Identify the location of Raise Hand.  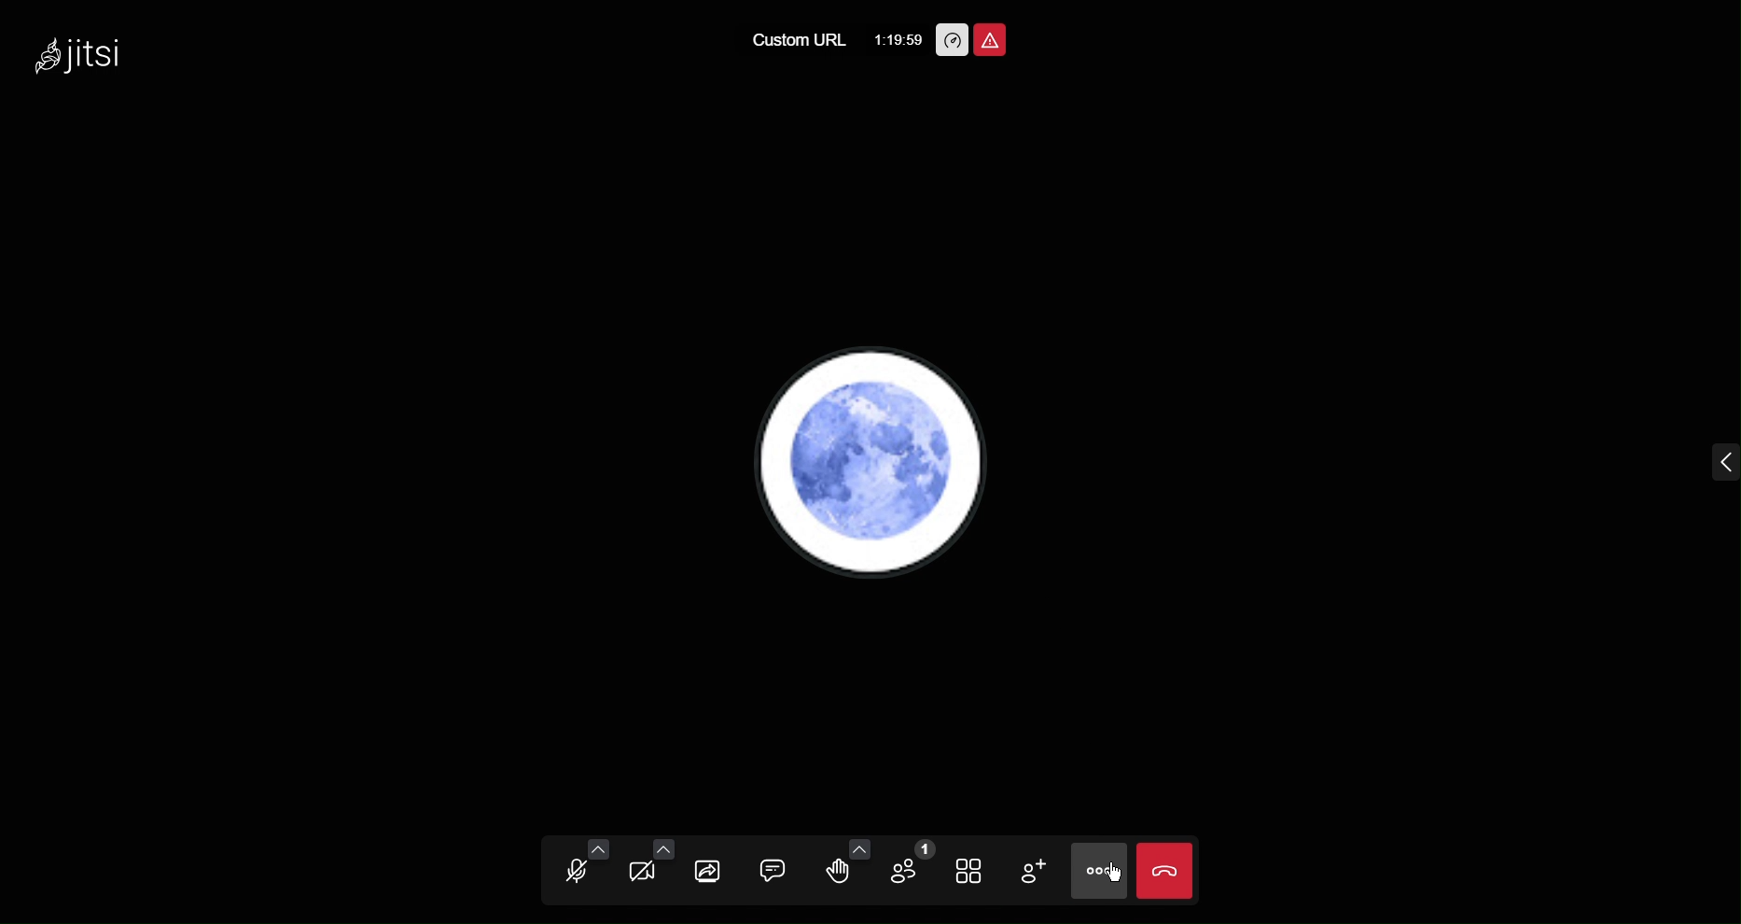
(845, 868).